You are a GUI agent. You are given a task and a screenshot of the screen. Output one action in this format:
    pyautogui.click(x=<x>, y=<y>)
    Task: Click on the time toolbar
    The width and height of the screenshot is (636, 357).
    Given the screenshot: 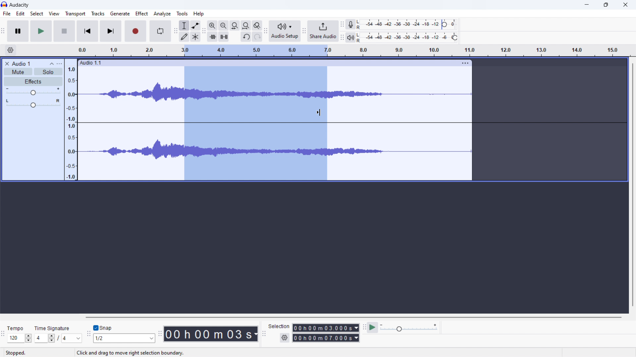 What is the action you would take?
    pyautogui.click(x=160, y=336)
    